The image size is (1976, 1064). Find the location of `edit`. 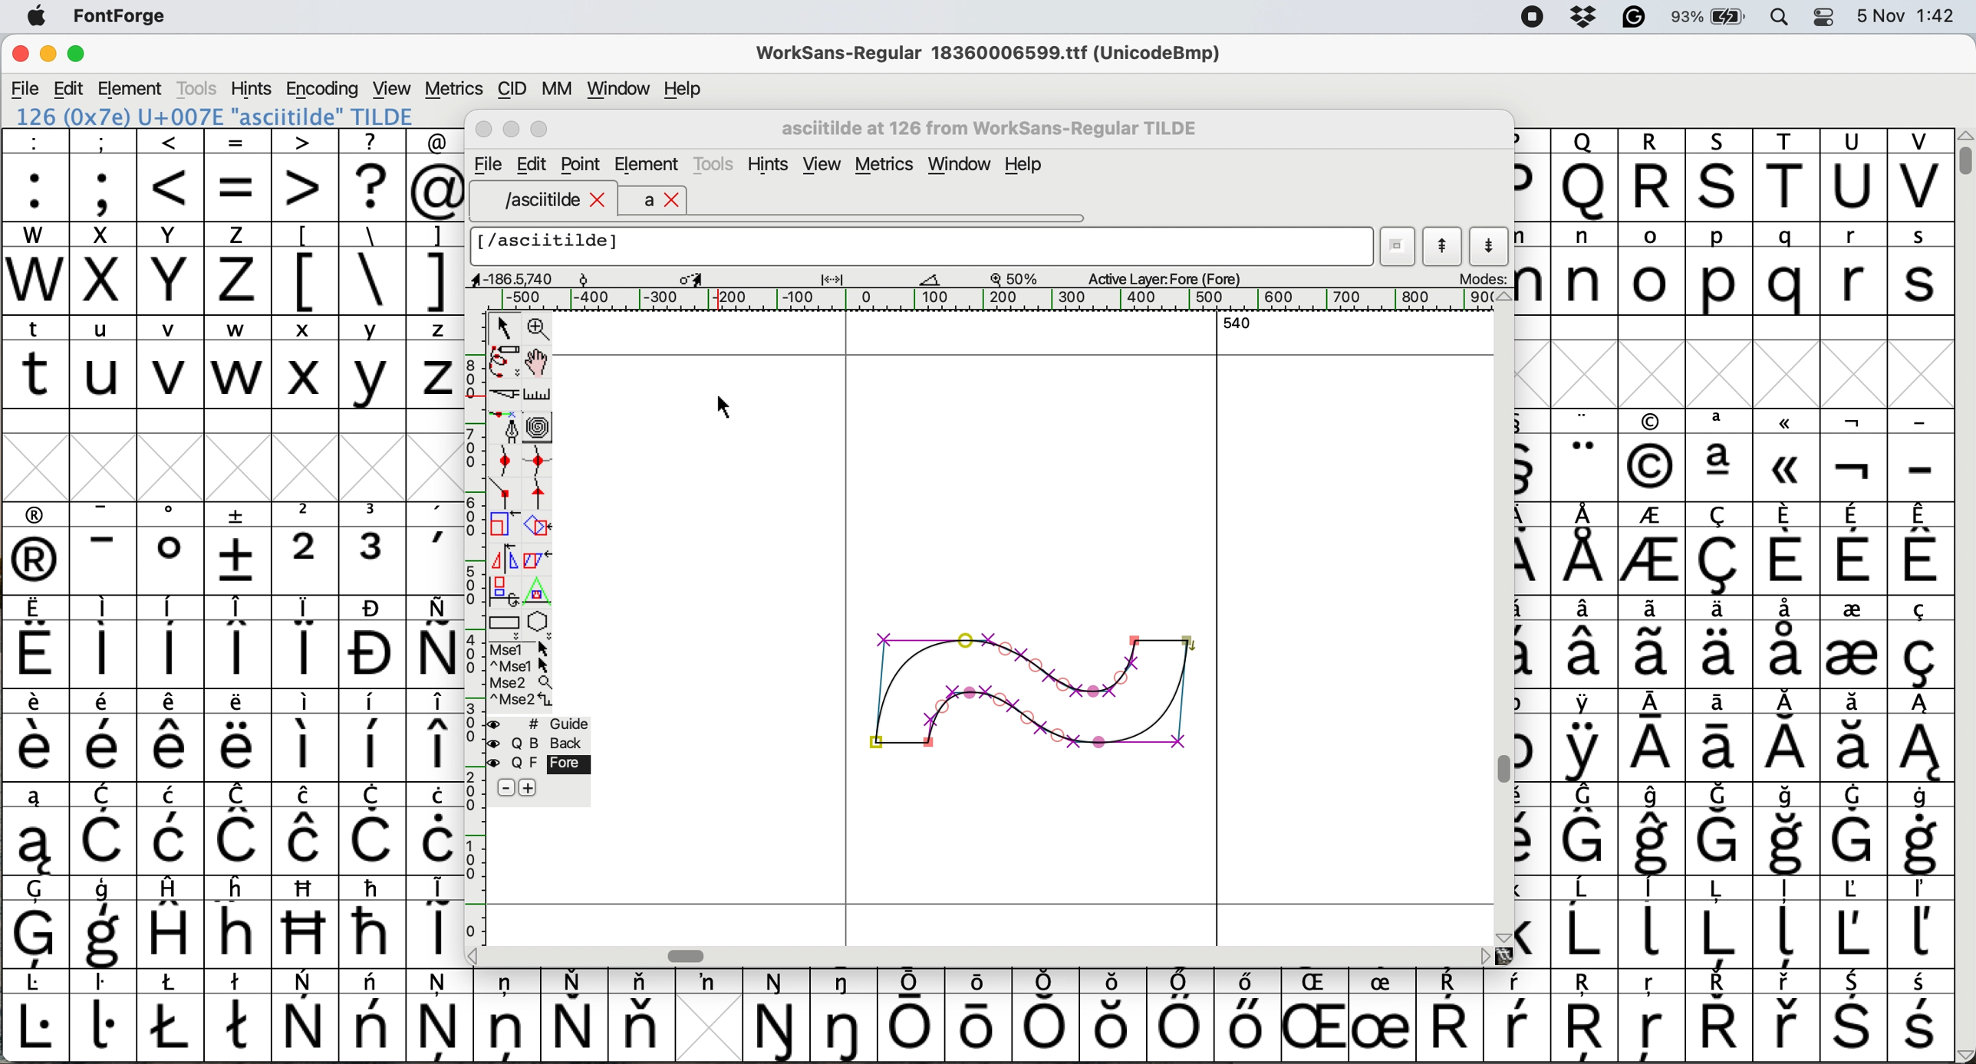

edit is located at coordinates (71, 89).